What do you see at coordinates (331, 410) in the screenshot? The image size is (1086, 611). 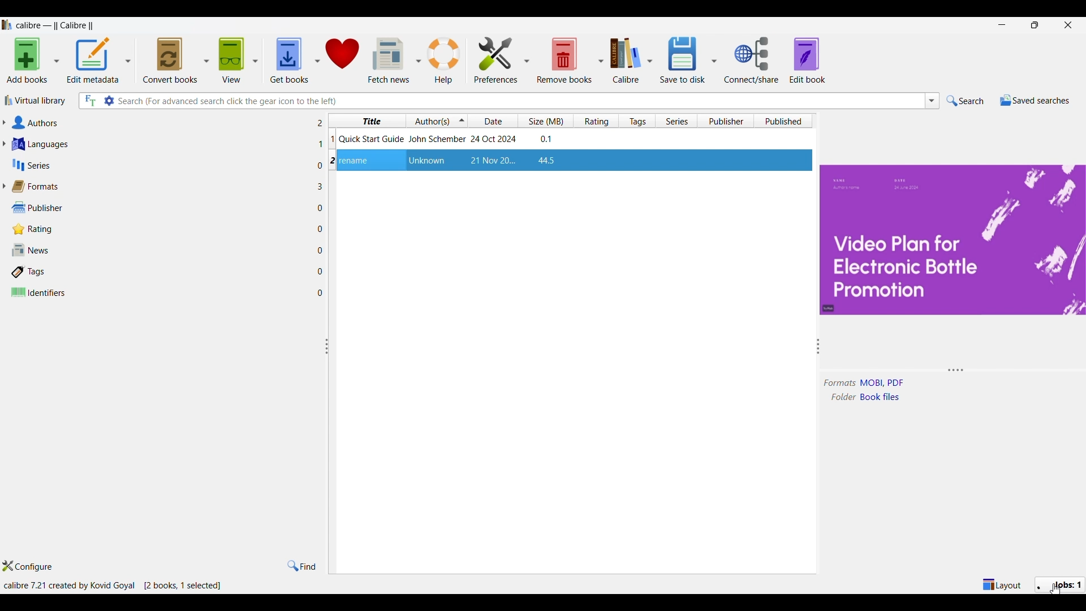 I see `Change width of columns attached` at bounding box center [331, 410].